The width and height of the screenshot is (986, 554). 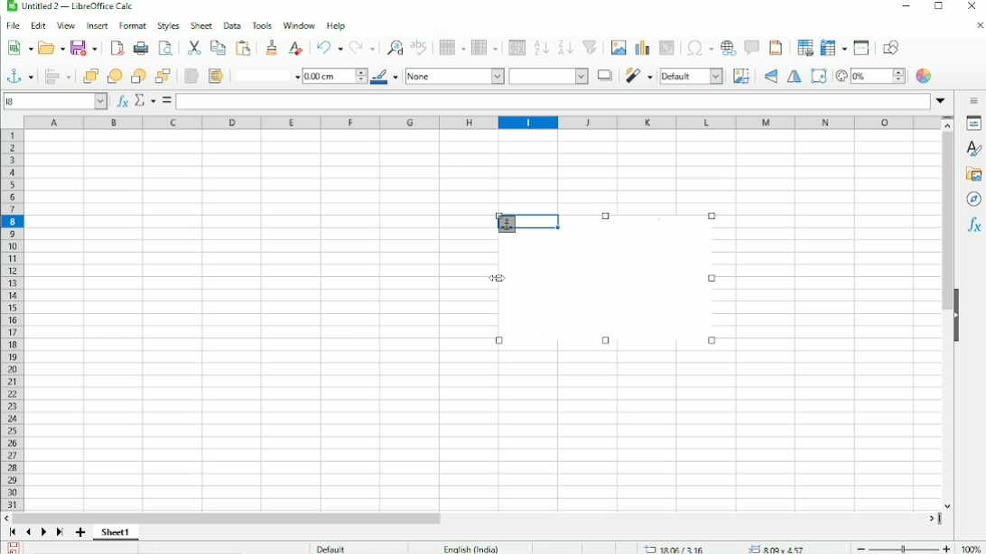 What do you see at coordinates (393, 46) in the screenshot?
I see `Find and replace` at bounding box center [393, 46].